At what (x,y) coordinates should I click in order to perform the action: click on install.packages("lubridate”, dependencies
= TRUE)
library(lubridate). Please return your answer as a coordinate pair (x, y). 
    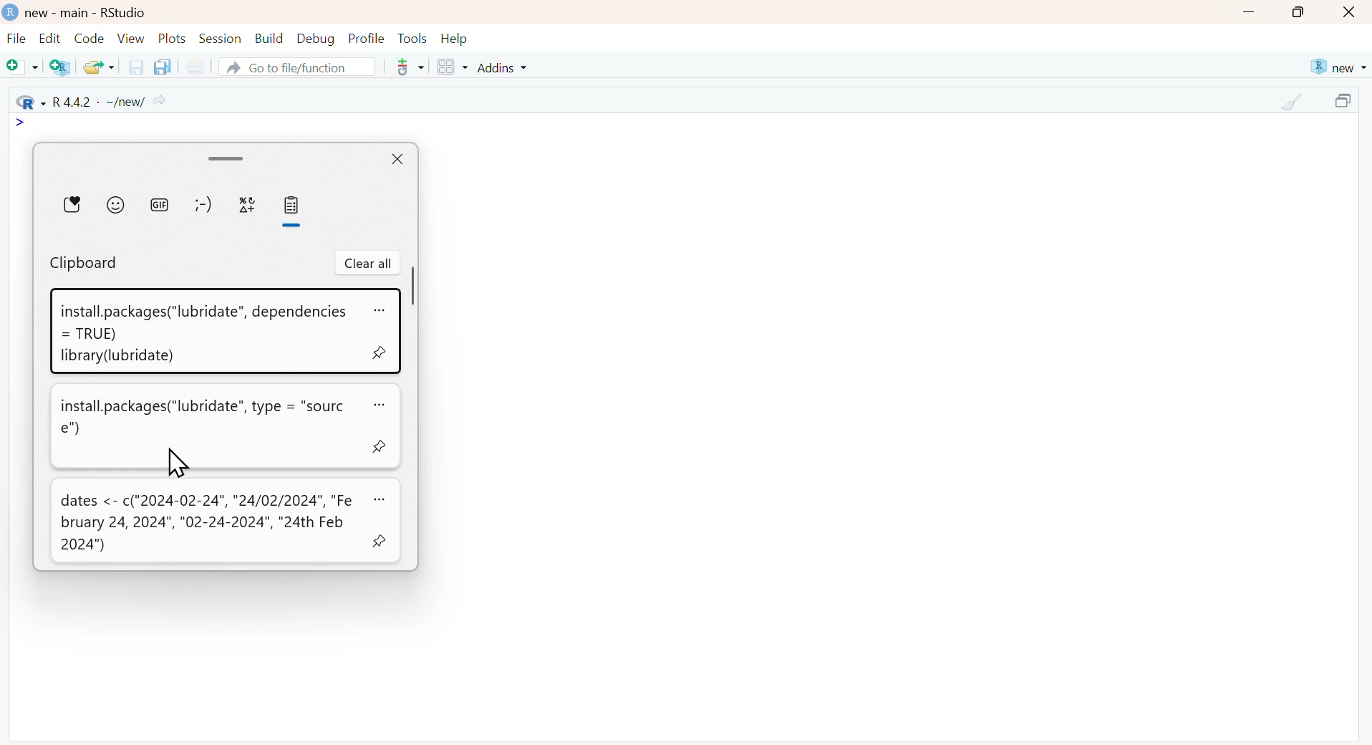
    Looking at the image, I should click on (203, 335).